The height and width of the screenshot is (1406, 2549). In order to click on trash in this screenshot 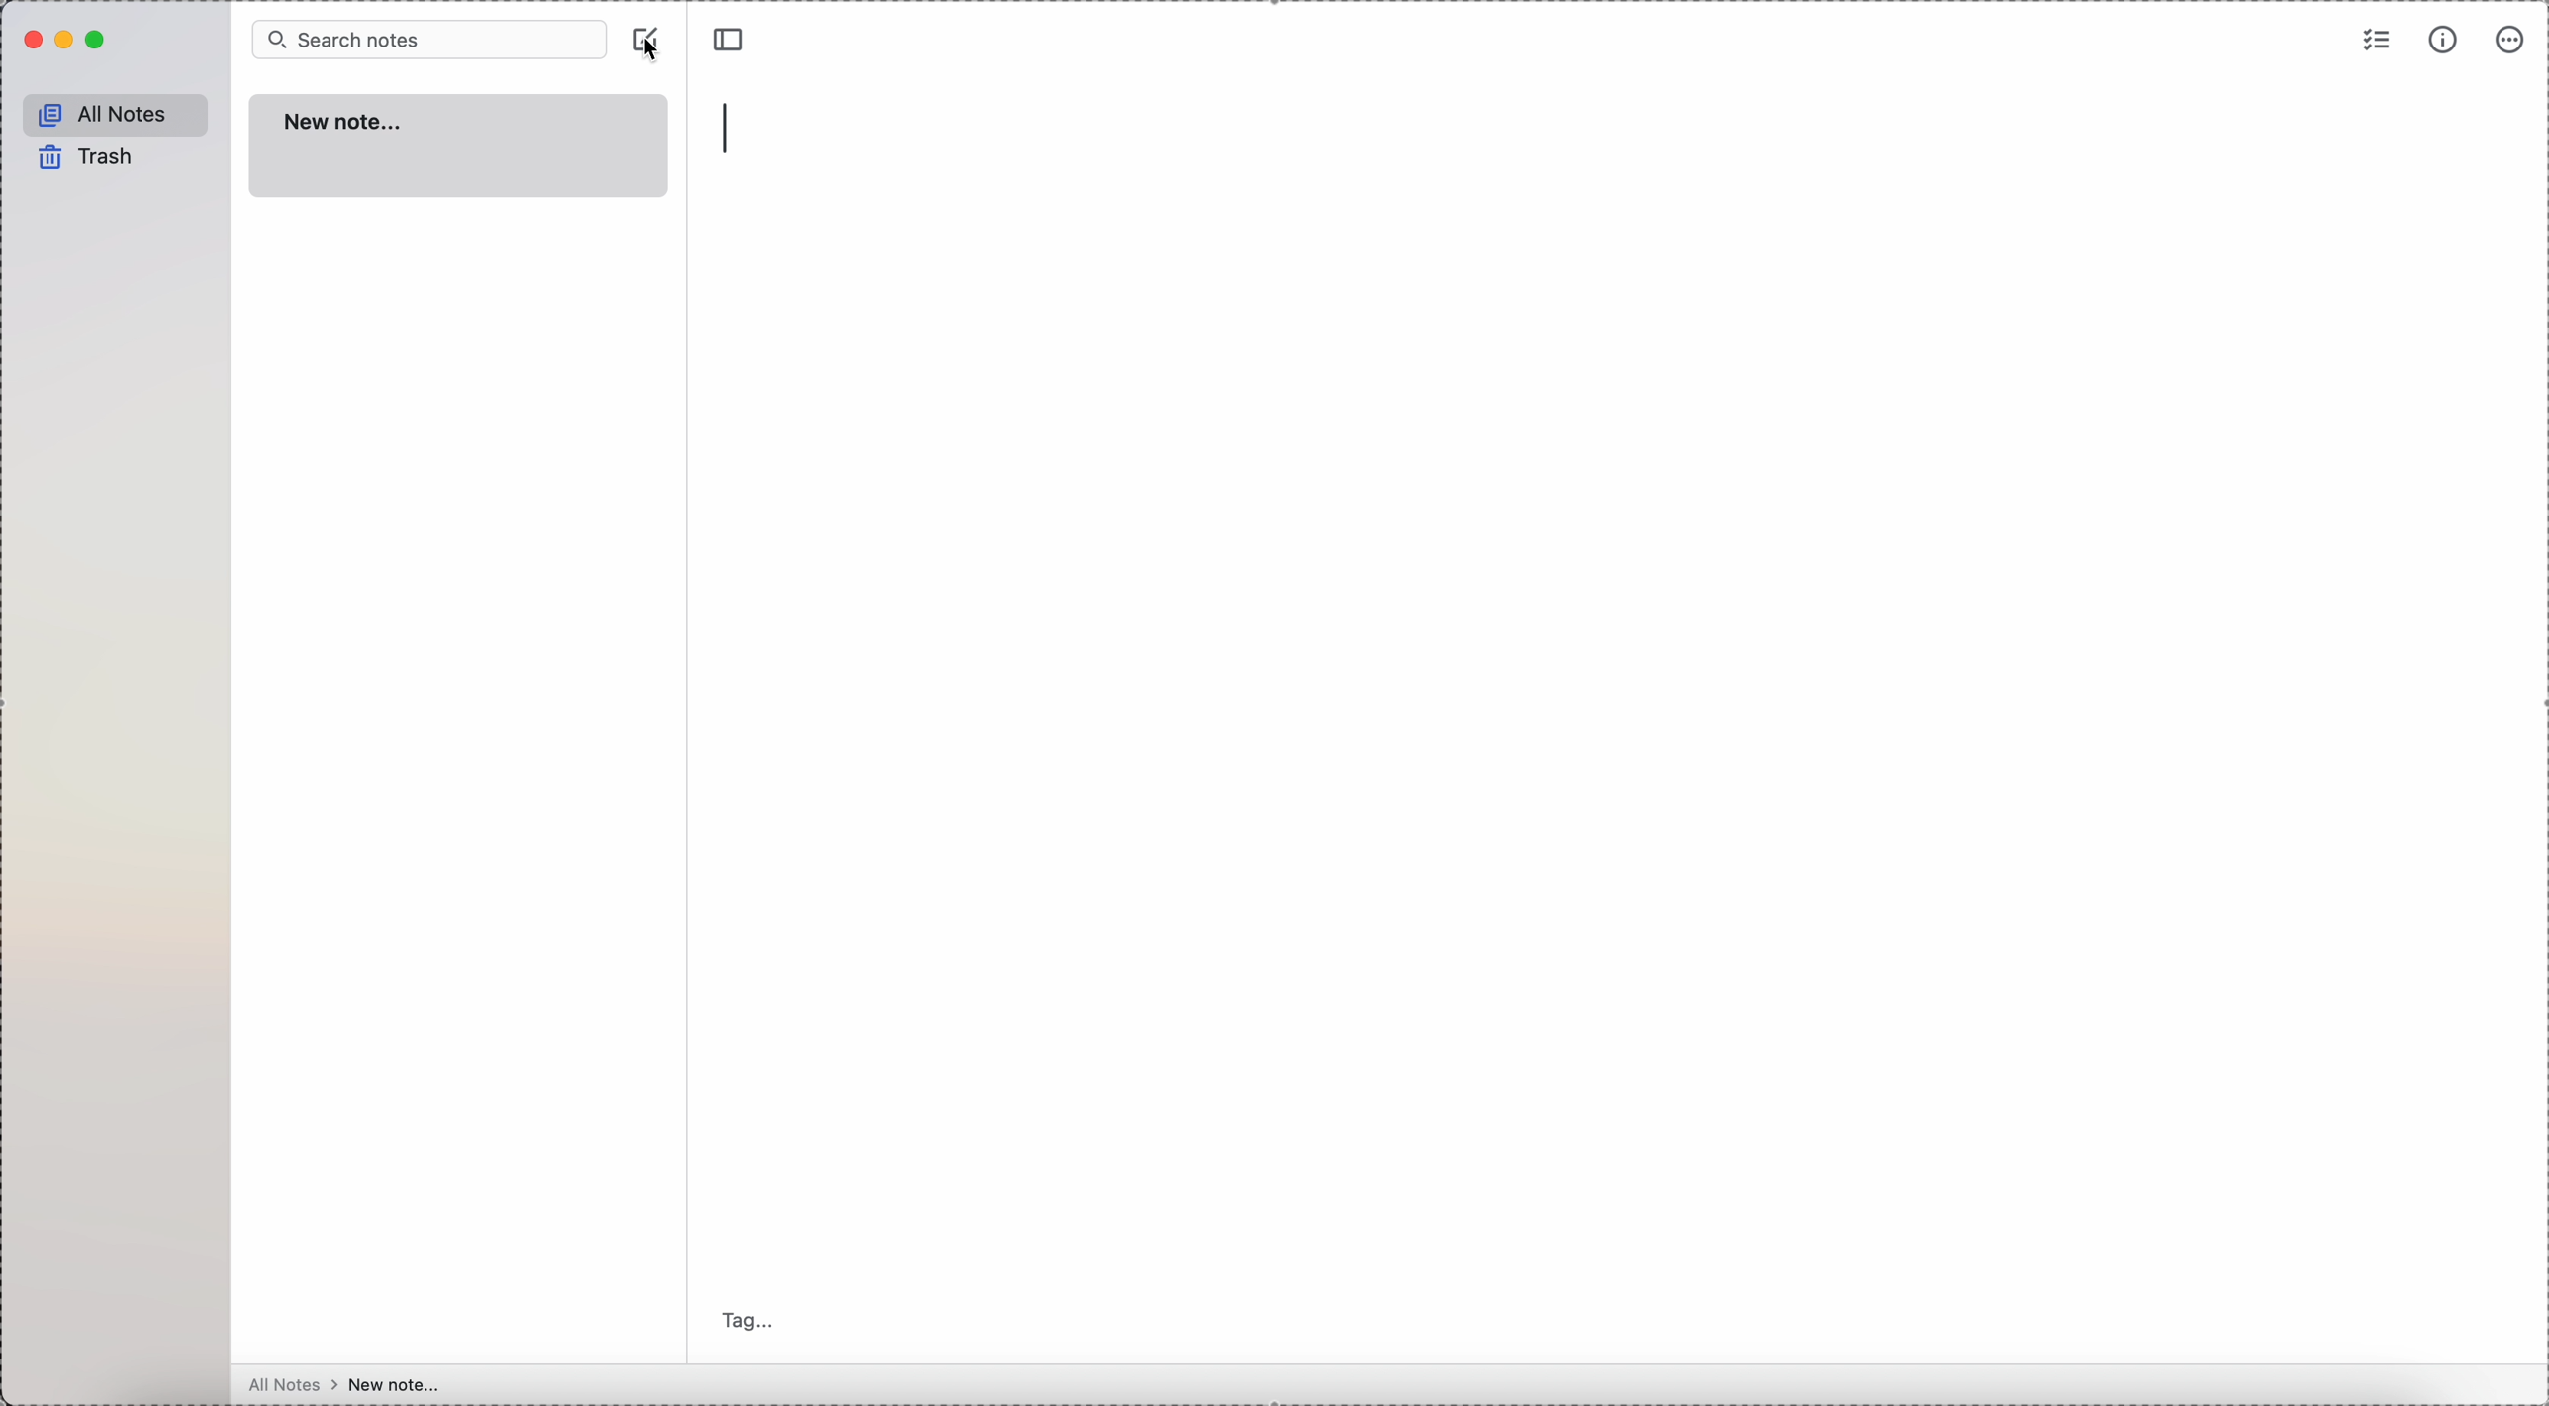, I will do `click(88, 157)`.